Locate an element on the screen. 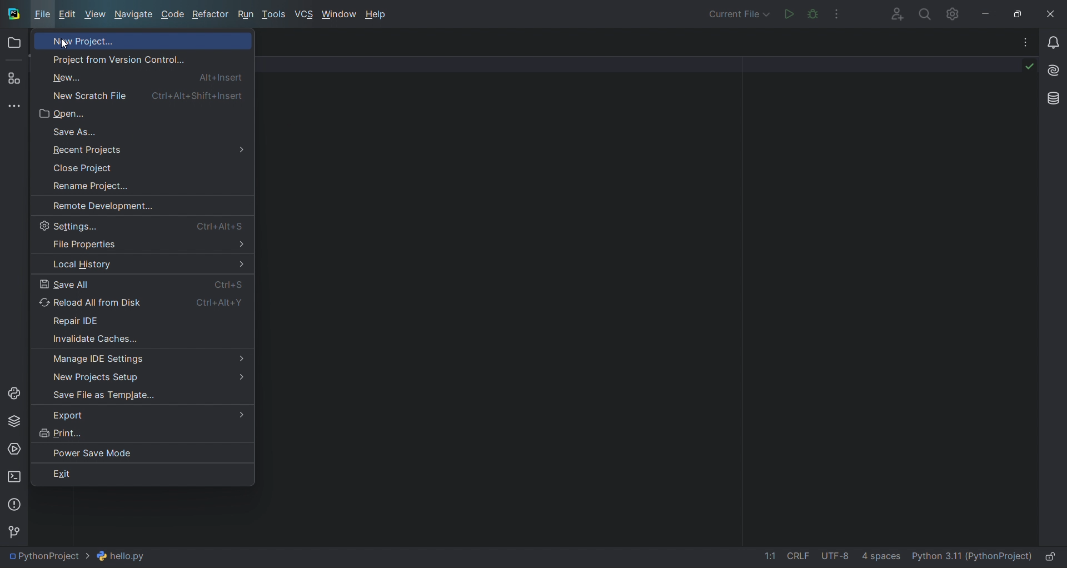 The height and width of the screenshot is (568, 1067). history is located at coordinates (147, 265).